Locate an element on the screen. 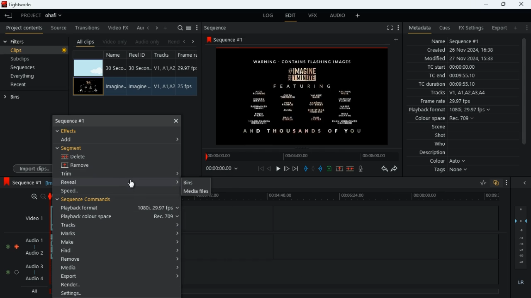 The width and height of the screenshot is (531, 298). video is located at coordinates (88, 86).